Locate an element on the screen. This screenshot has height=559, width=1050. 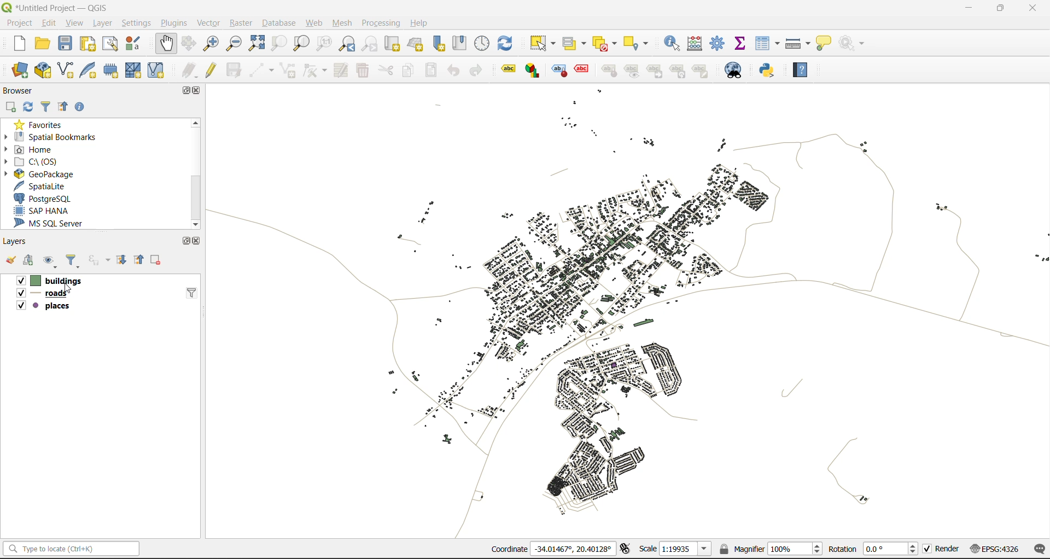
expand all is located at coordinates (125, 260).